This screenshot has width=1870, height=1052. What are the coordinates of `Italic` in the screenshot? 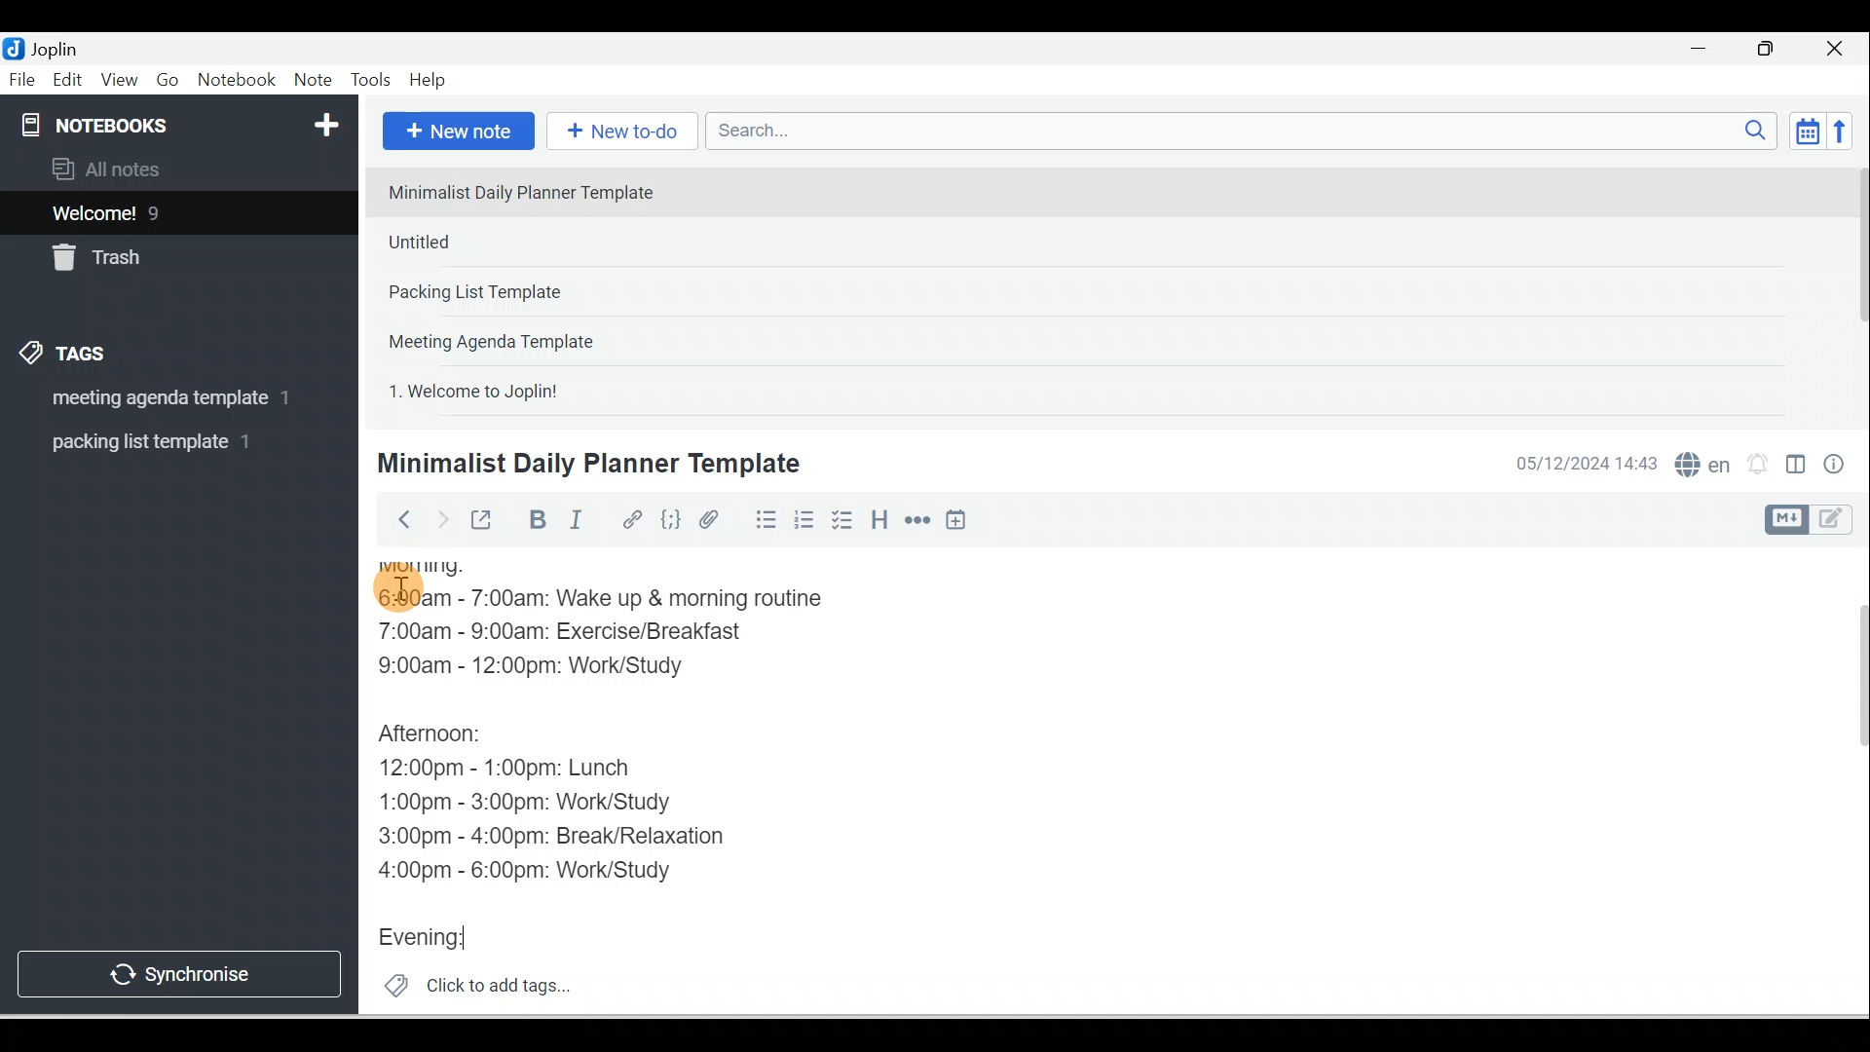 It's located at (580, 523).